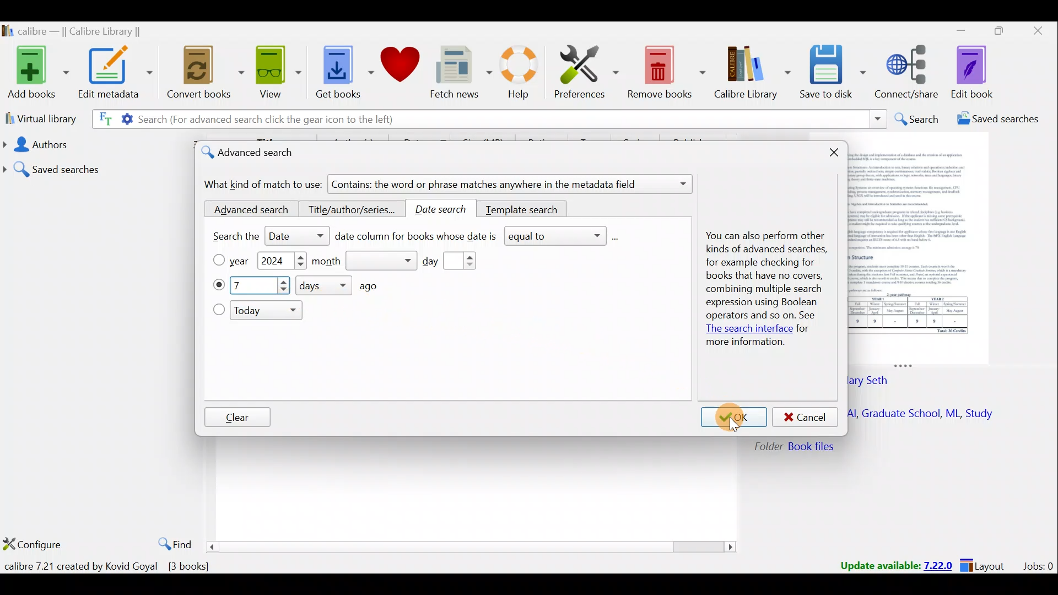 The height and width of the screenshot is (595, 1058). Describe the element at coordinates (118, 74) in the screenshot. I see `Edit metadata` at that location.